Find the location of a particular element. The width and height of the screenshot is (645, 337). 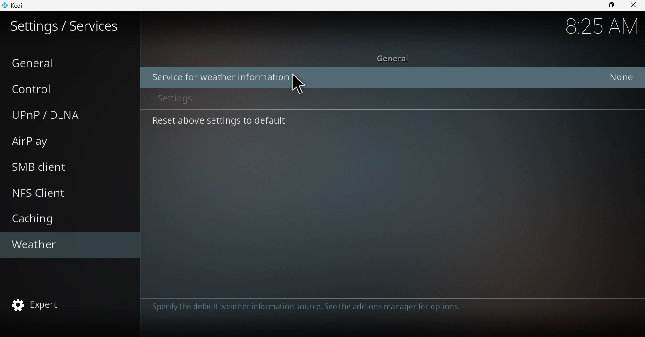

cursor is located at coordinates (297, 86).